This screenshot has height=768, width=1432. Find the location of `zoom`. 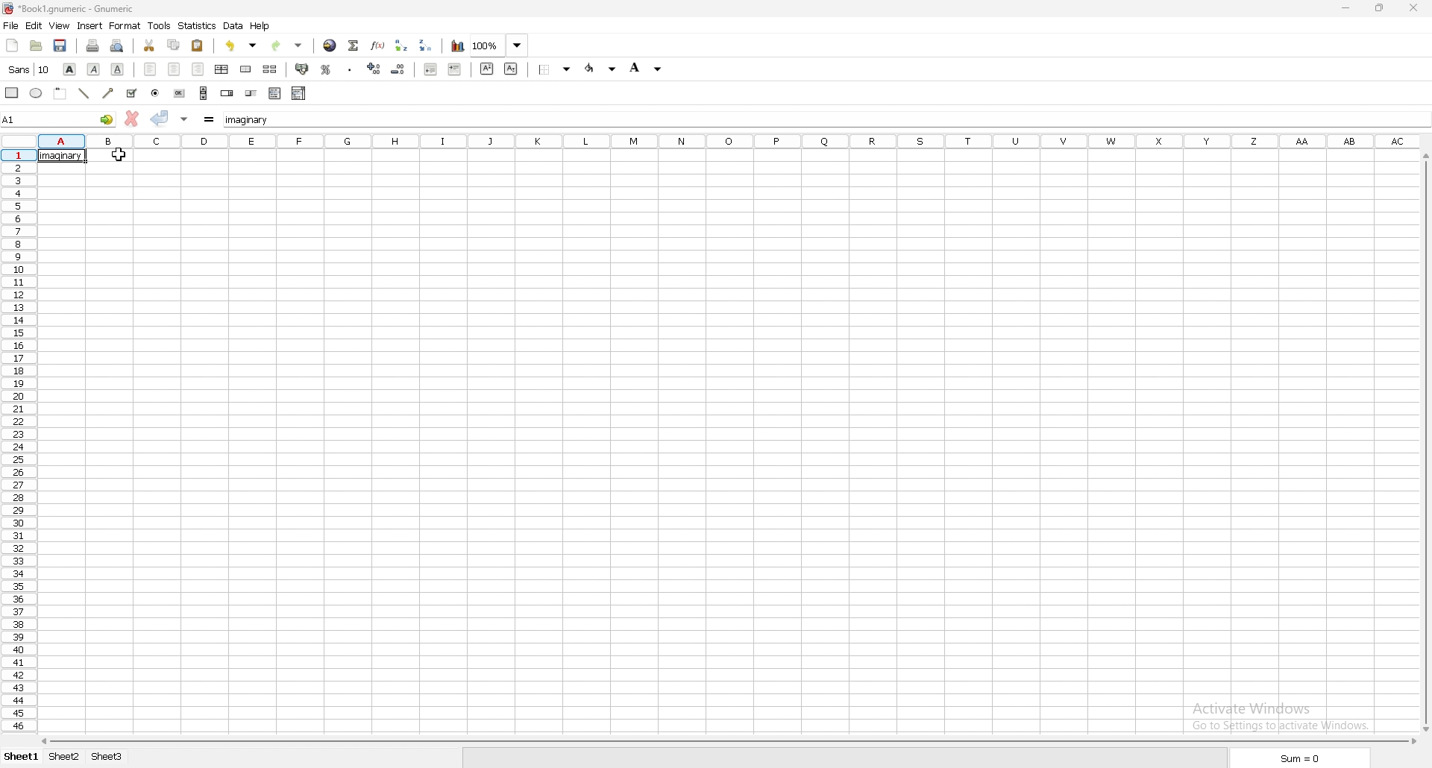

zoom is located at coordinates (499, 45).